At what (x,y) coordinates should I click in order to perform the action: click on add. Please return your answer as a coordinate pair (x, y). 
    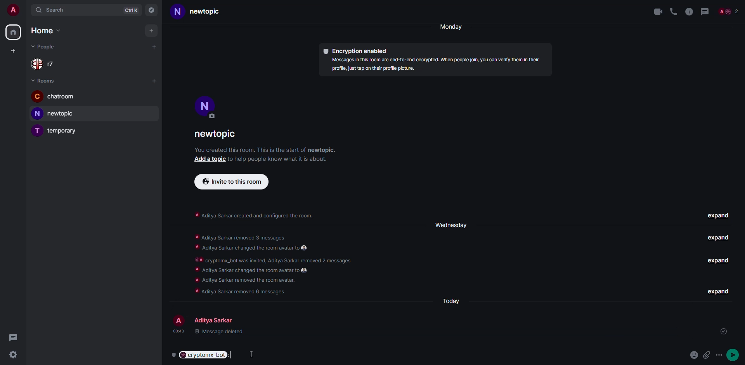
    Looking at the image, I should click on (208, 159).